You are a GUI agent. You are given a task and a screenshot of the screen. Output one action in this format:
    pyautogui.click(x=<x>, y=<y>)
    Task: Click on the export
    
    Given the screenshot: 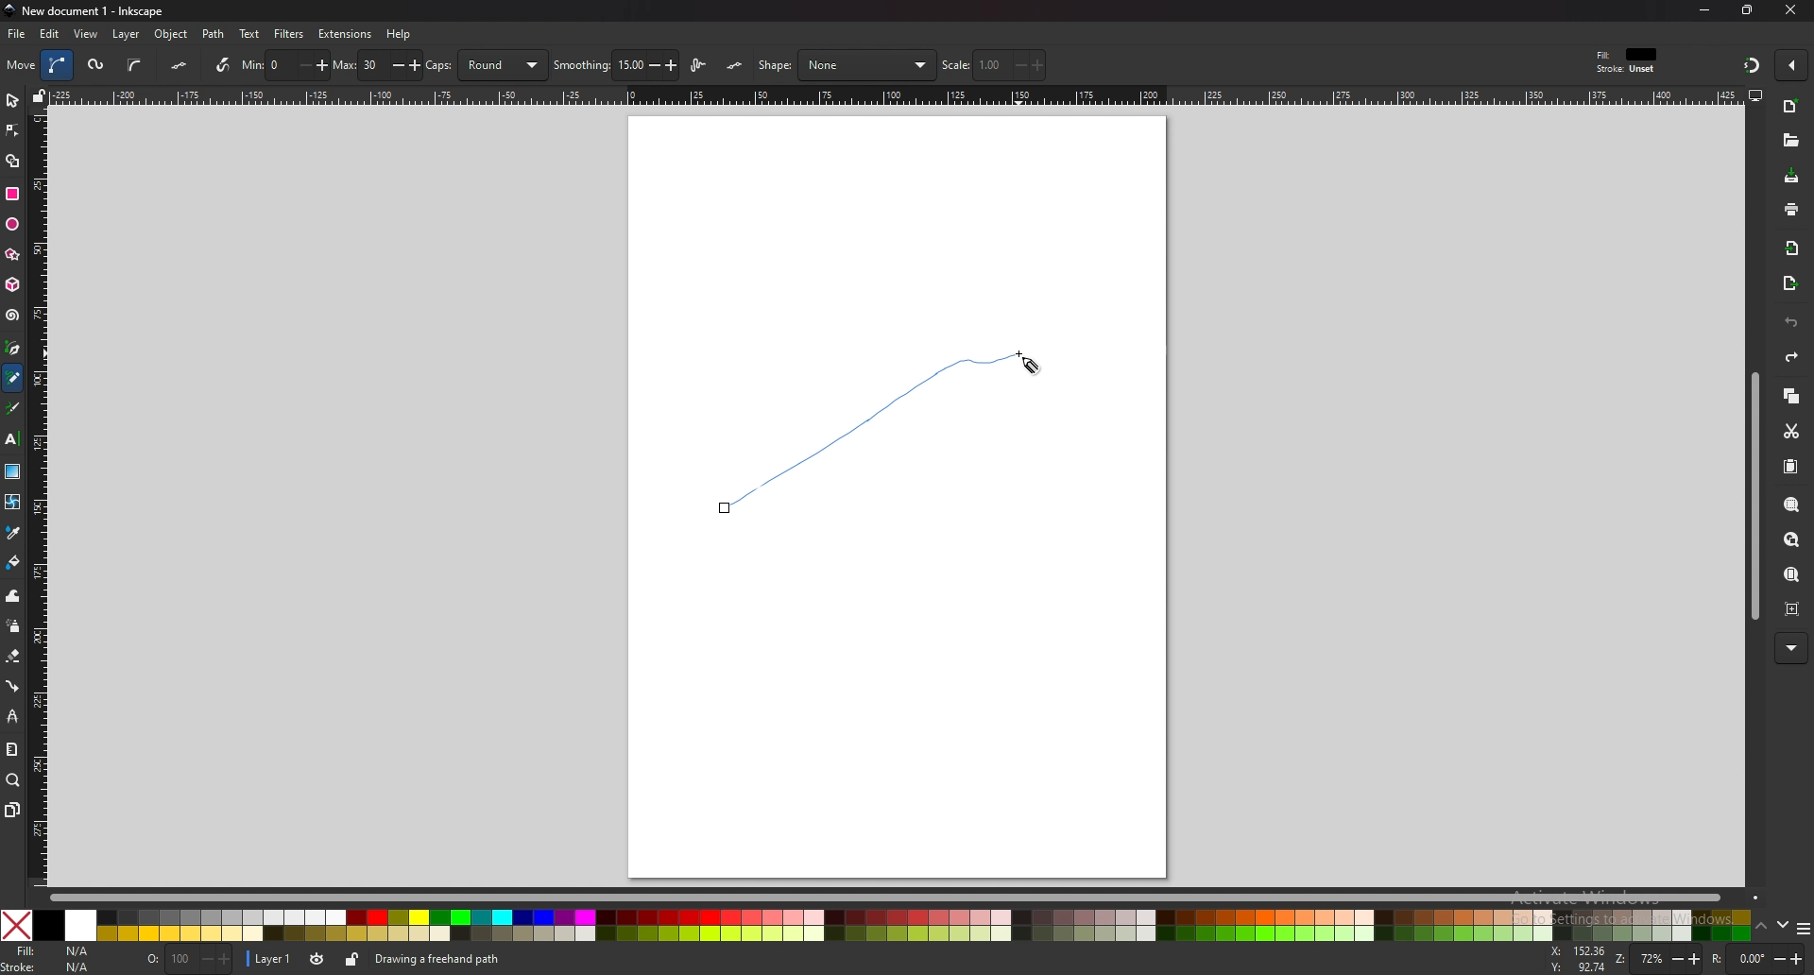 What is the action you would take?
    pyautogui.click(x=1789, y=285)
    